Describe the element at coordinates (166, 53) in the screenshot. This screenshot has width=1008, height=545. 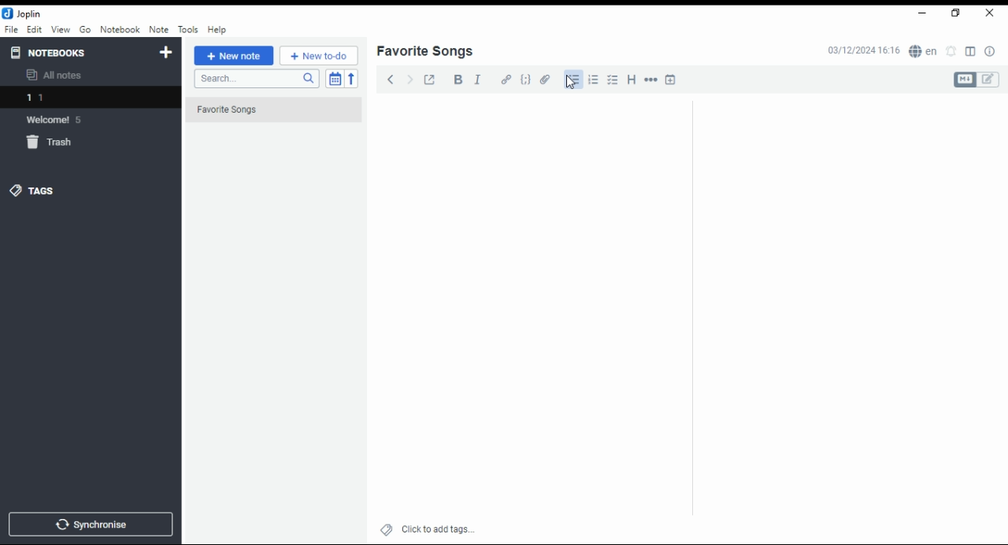
I see `new notebook` at that location.